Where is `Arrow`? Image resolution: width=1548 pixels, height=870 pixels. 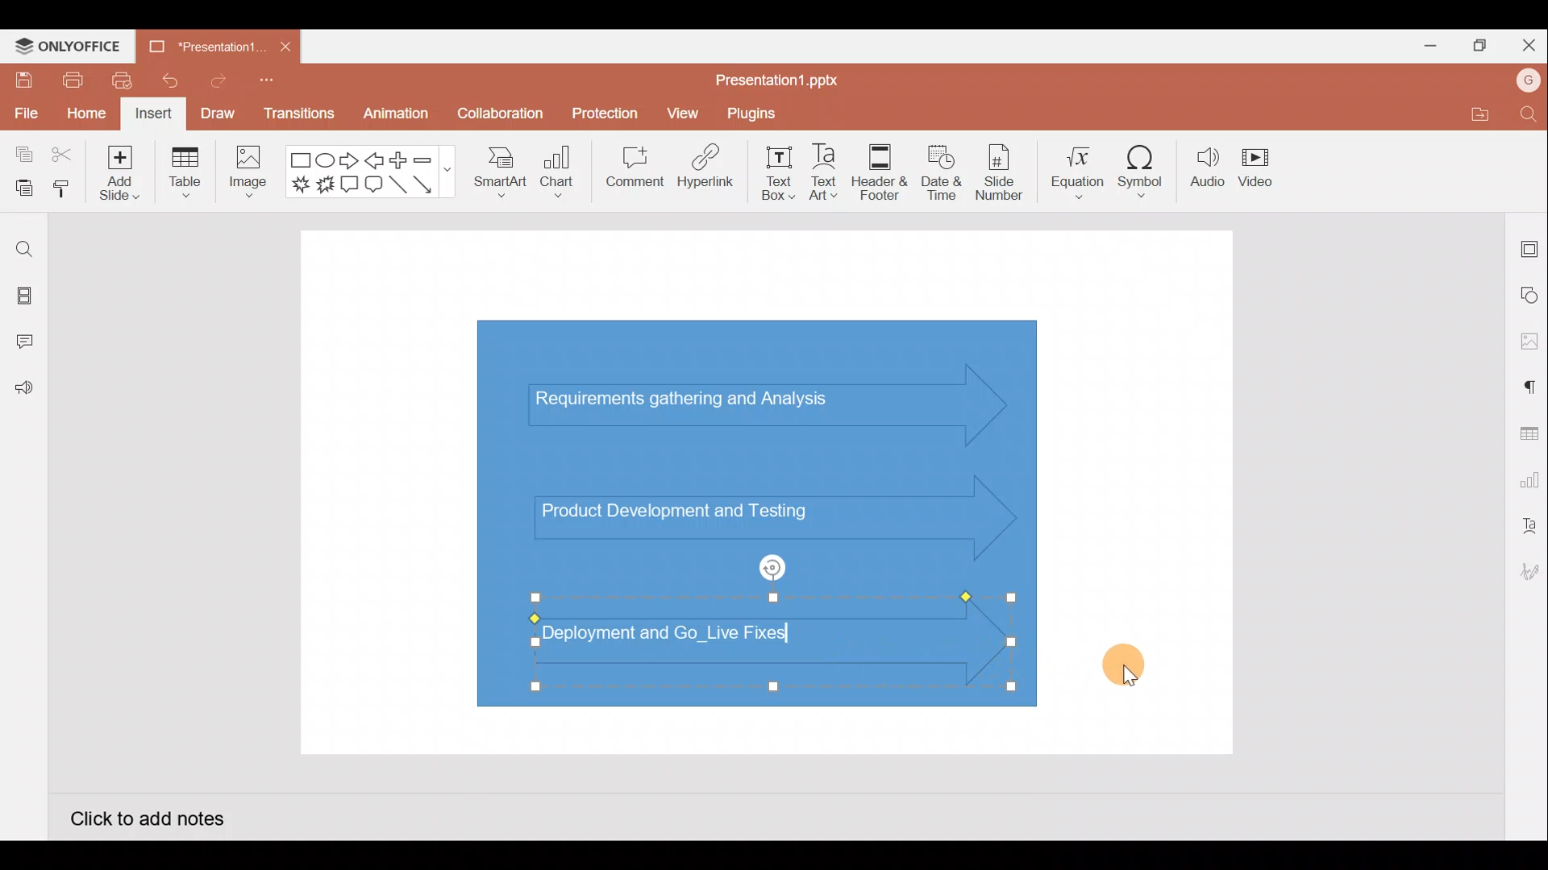 Arrow is located at coordinates (432, 184).